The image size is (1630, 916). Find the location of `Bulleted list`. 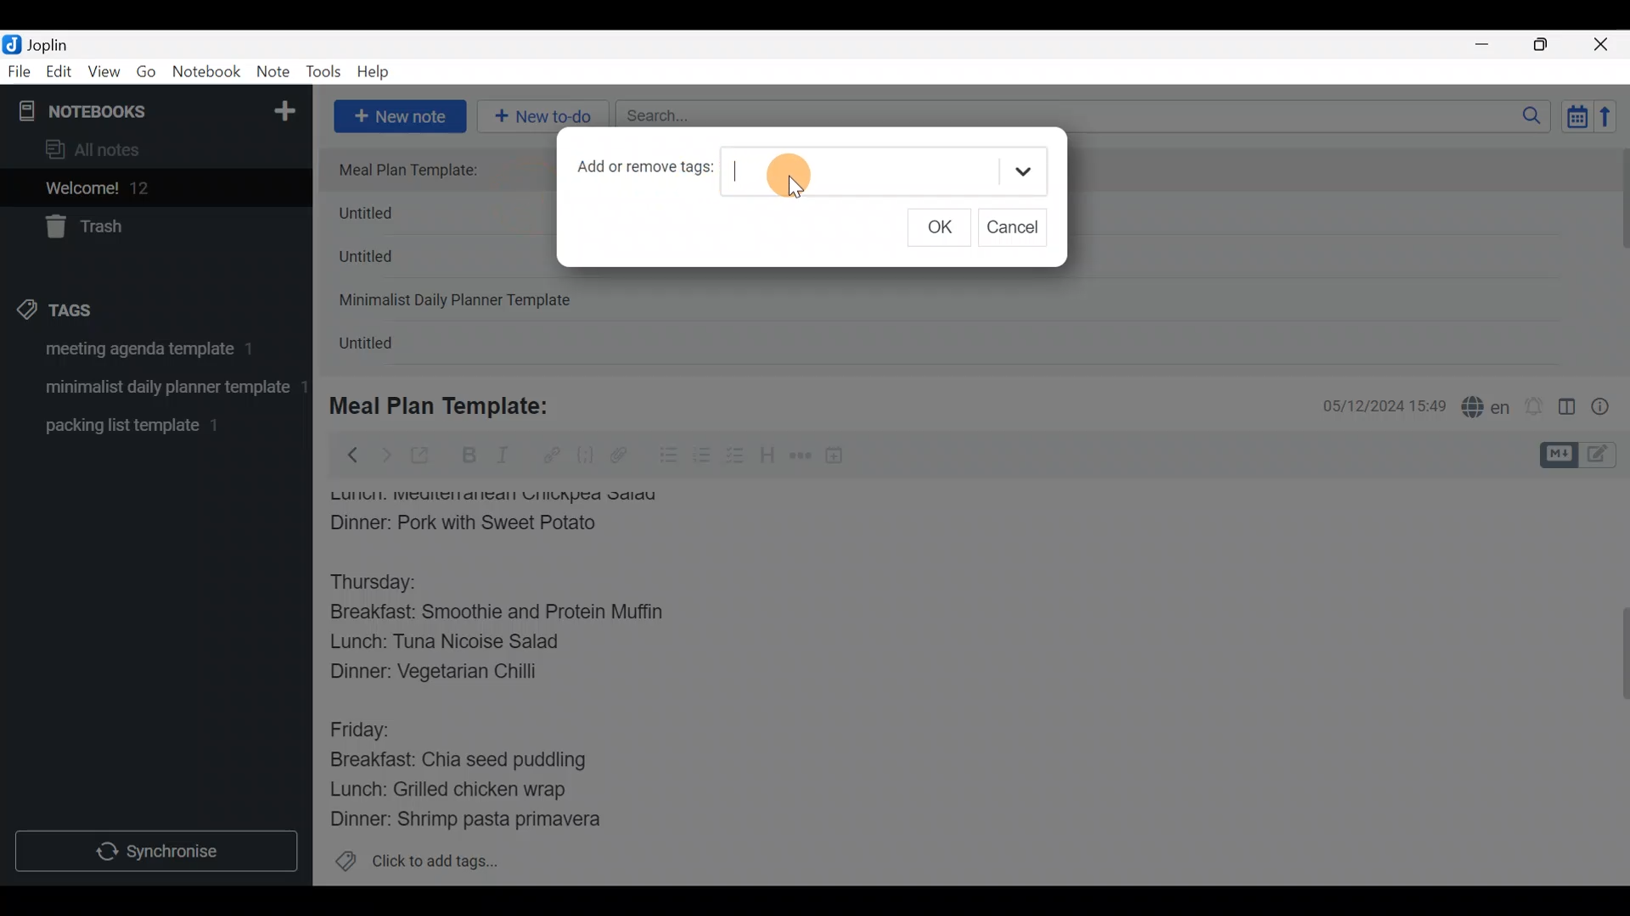

Bulleted list is located at coordinates (665, 456).